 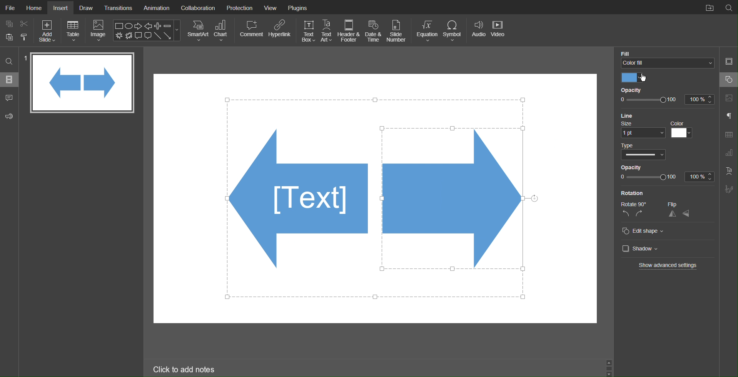 I want to click on Opacity, so click(x=637, y=89).